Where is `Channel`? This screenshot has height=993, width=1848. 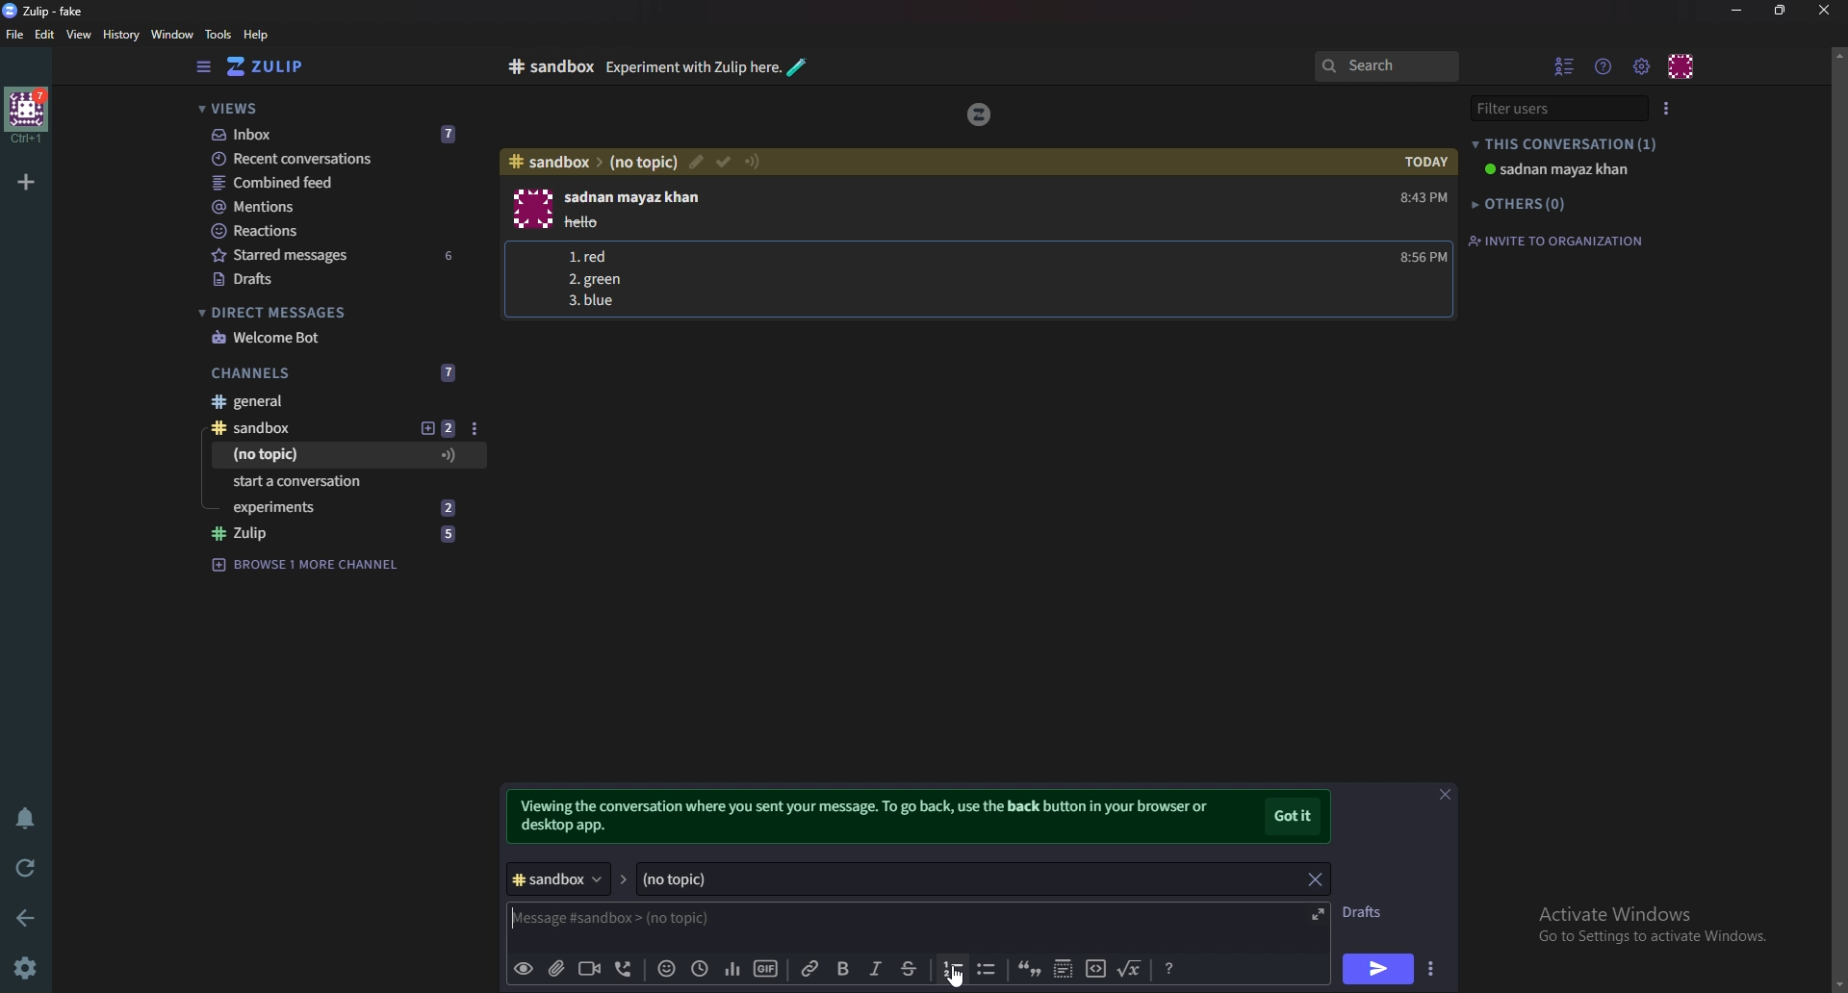
Channel is located at coordinates (563, 876).